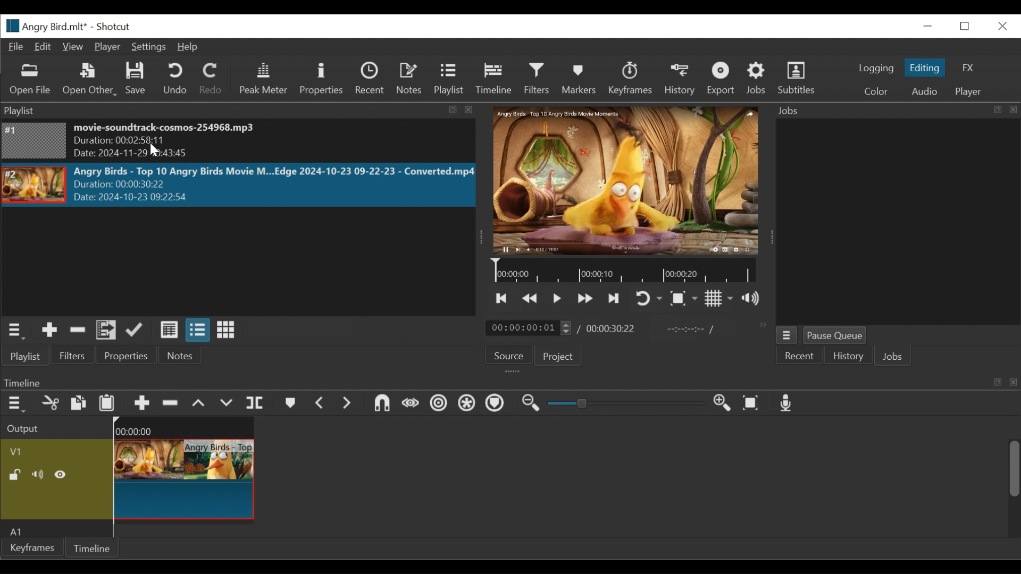 This screenshot has height=574, width=1021. What do you see at coordinates (928, 24) in the screenshot?
I see `minimize` at bounding box center [928, 24].